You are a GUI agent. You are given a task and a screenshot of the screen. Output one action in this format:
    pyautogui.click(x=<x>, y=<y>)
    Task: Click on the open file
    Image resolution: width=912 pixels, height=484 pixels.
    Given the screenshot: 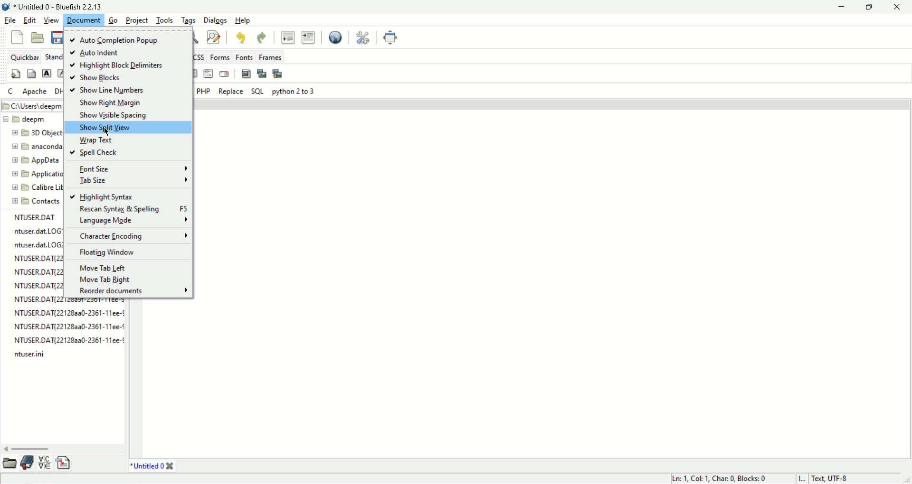 What is the action you would take?
    pyautogui.click(x=38, y=37)
    